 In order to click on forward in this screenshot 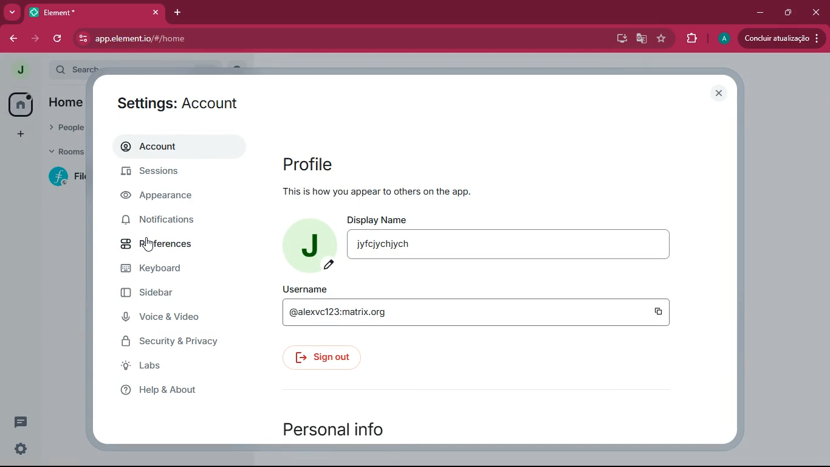, I will do `click(35, 39)`.